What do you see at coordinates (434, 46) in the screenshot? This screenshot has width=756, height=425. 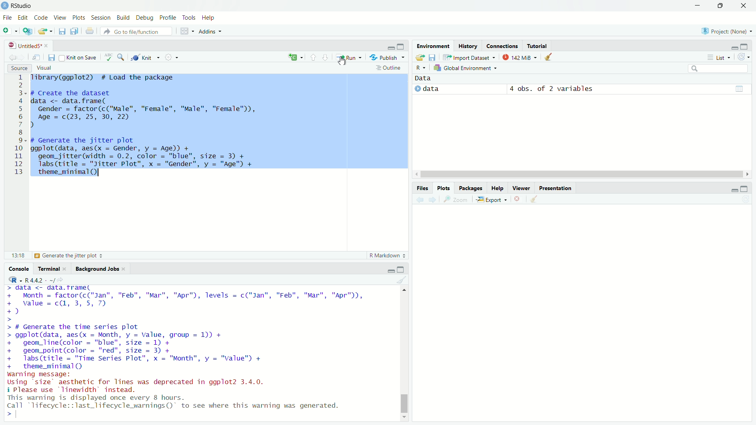 I see `environment` at bounding box center [434, 46].